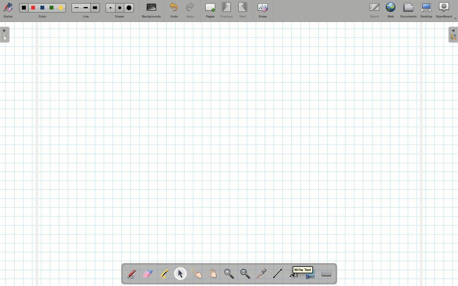 The image size is (458, 286). Describe the element at coordinates (61, 8) in the screenshot. I see `Yellow` at that location.